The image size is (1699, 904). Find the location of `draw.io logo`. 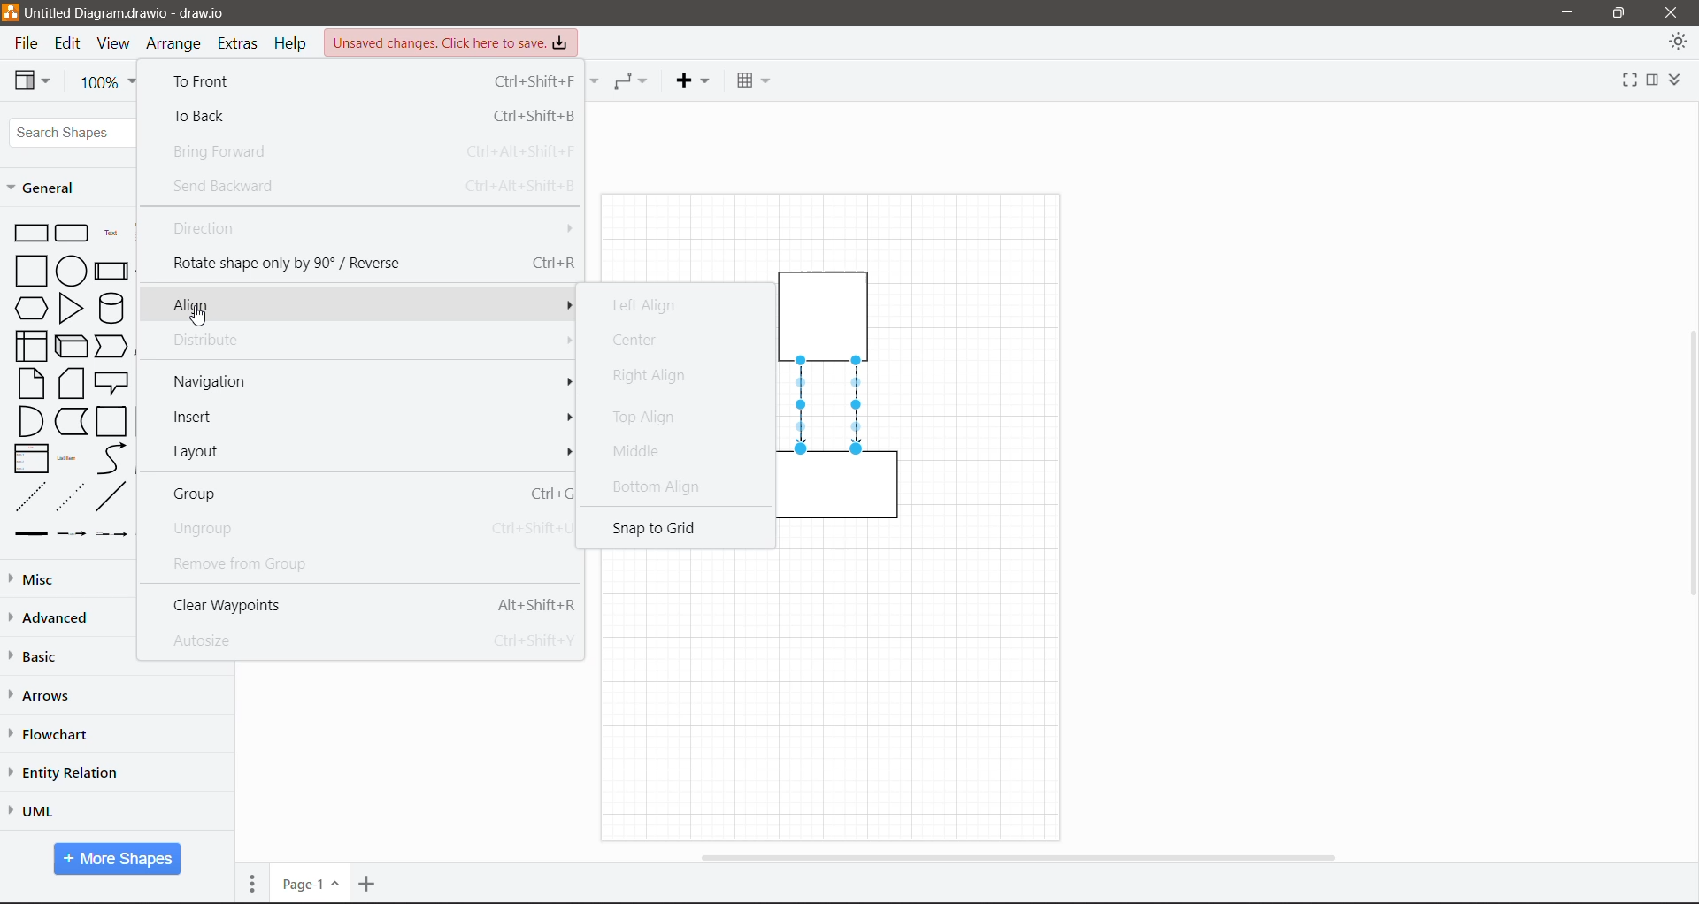

draw.io logo is located at coordinates (11, 11).